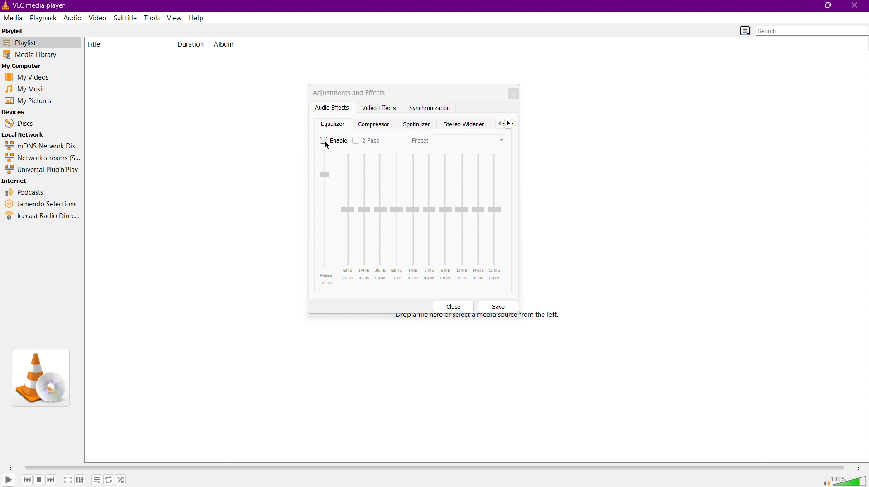  What do you see at coordinates (496, 217) in the screenshot?
I see `16 KHz` at bounding box center [496, 217].